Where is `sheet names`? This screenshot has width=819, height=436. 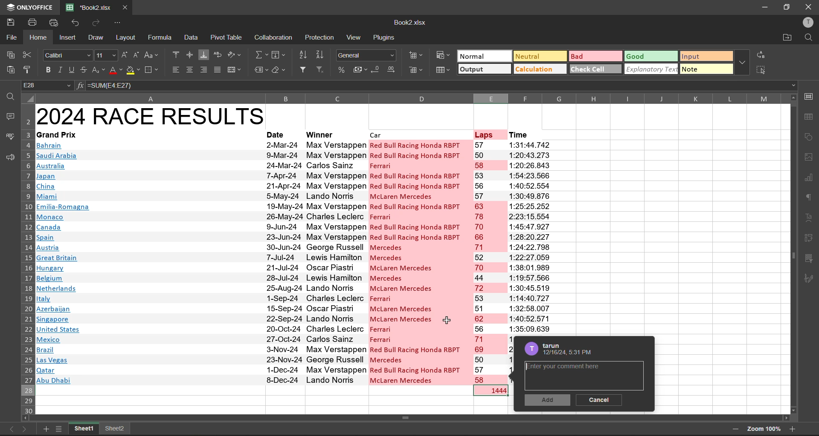
sheet names is located at coordinates (84, 430).